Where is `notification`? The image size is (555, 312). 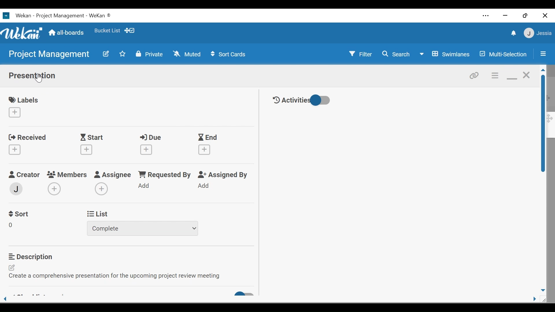 notification is located at coordinates (514, 34).